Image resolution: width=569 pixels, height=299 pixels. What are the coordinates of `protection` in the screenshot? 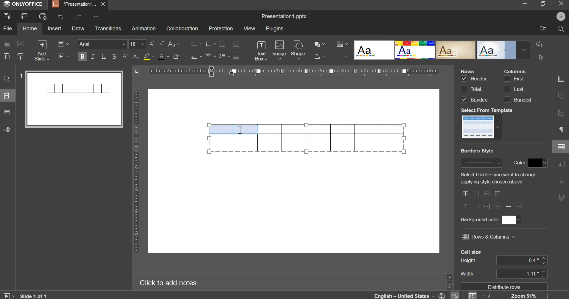 It's located at (220, 29).